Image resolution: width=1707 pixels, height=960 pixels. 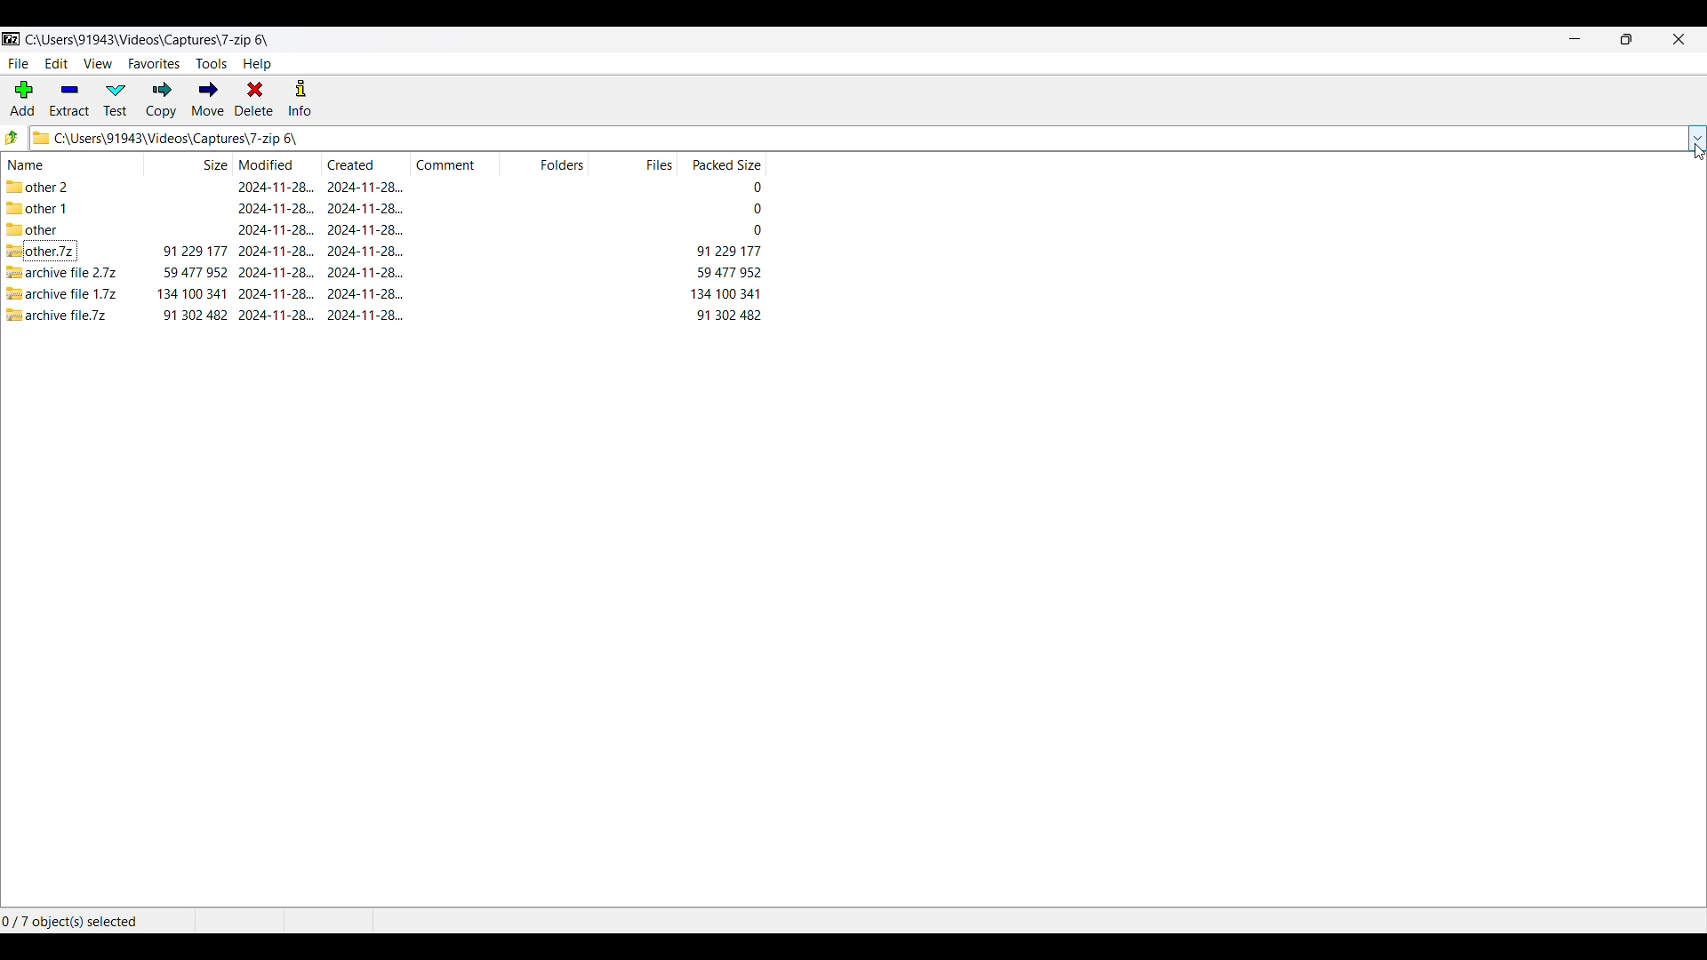 What do you see at coordinates (278, 164) in the screenshot?
I see `Modified column` at bounding box center [278, 164].